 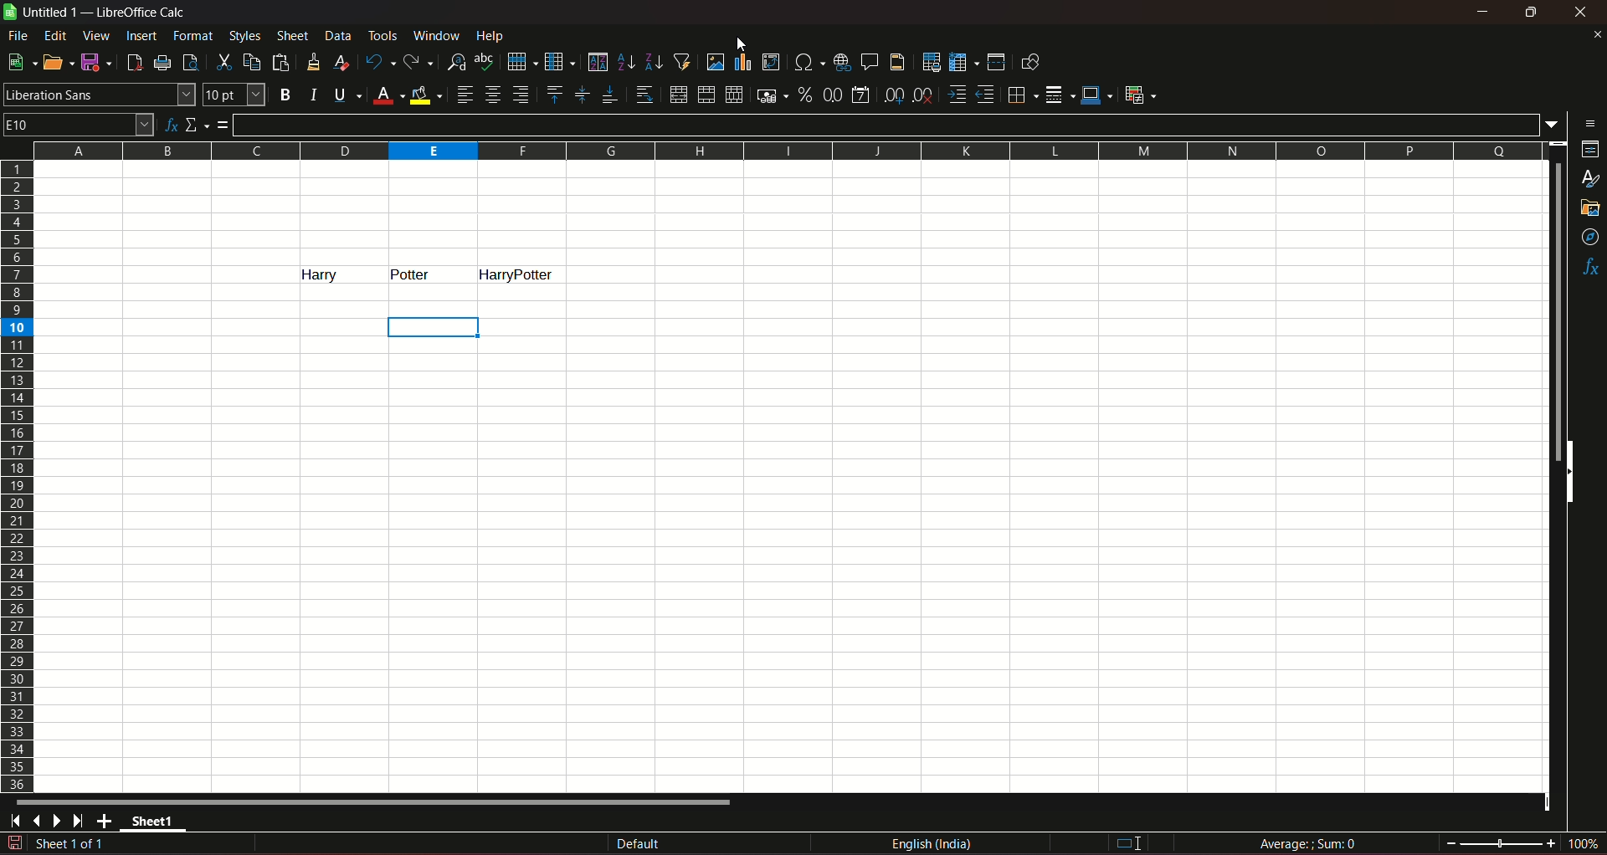 What do you see at coordinates (1580, 13) in the screenshot?
I see `close` at bounding box center [1580, 13].